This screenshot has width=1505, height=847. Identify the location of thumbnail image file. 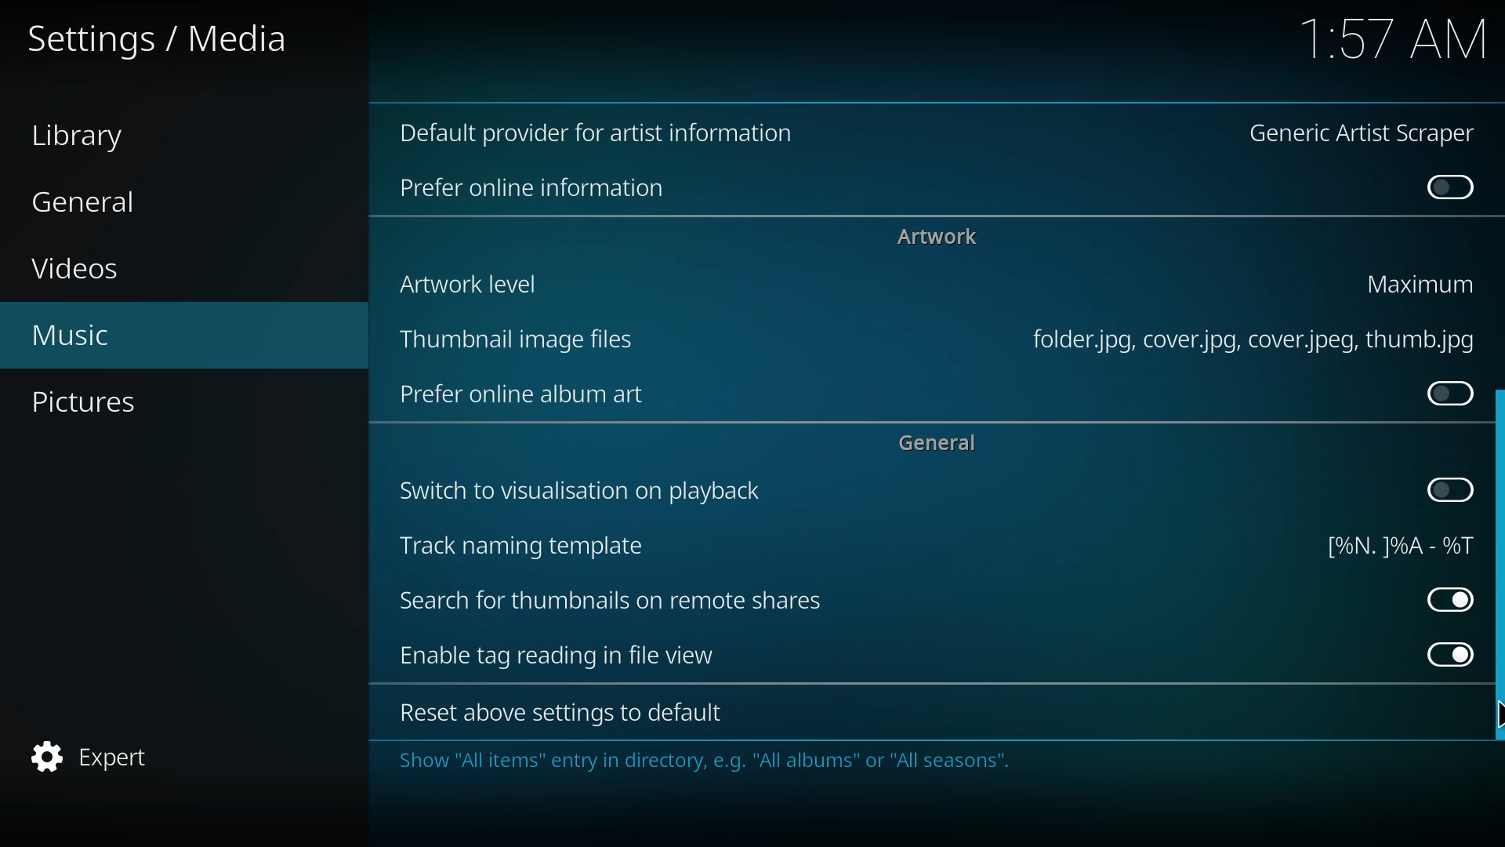
(510, 340).